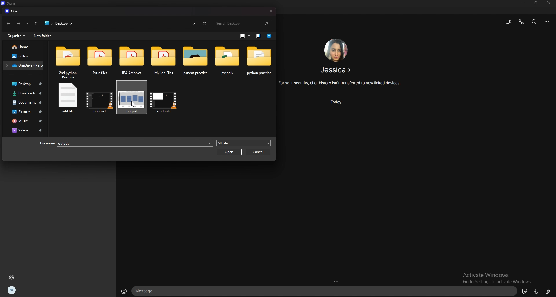 This screenshot has height=297, width=556. What do you see at coordinates (133, 104) in the screenshot?
I see `cursor` at bounding box center [133, 104].